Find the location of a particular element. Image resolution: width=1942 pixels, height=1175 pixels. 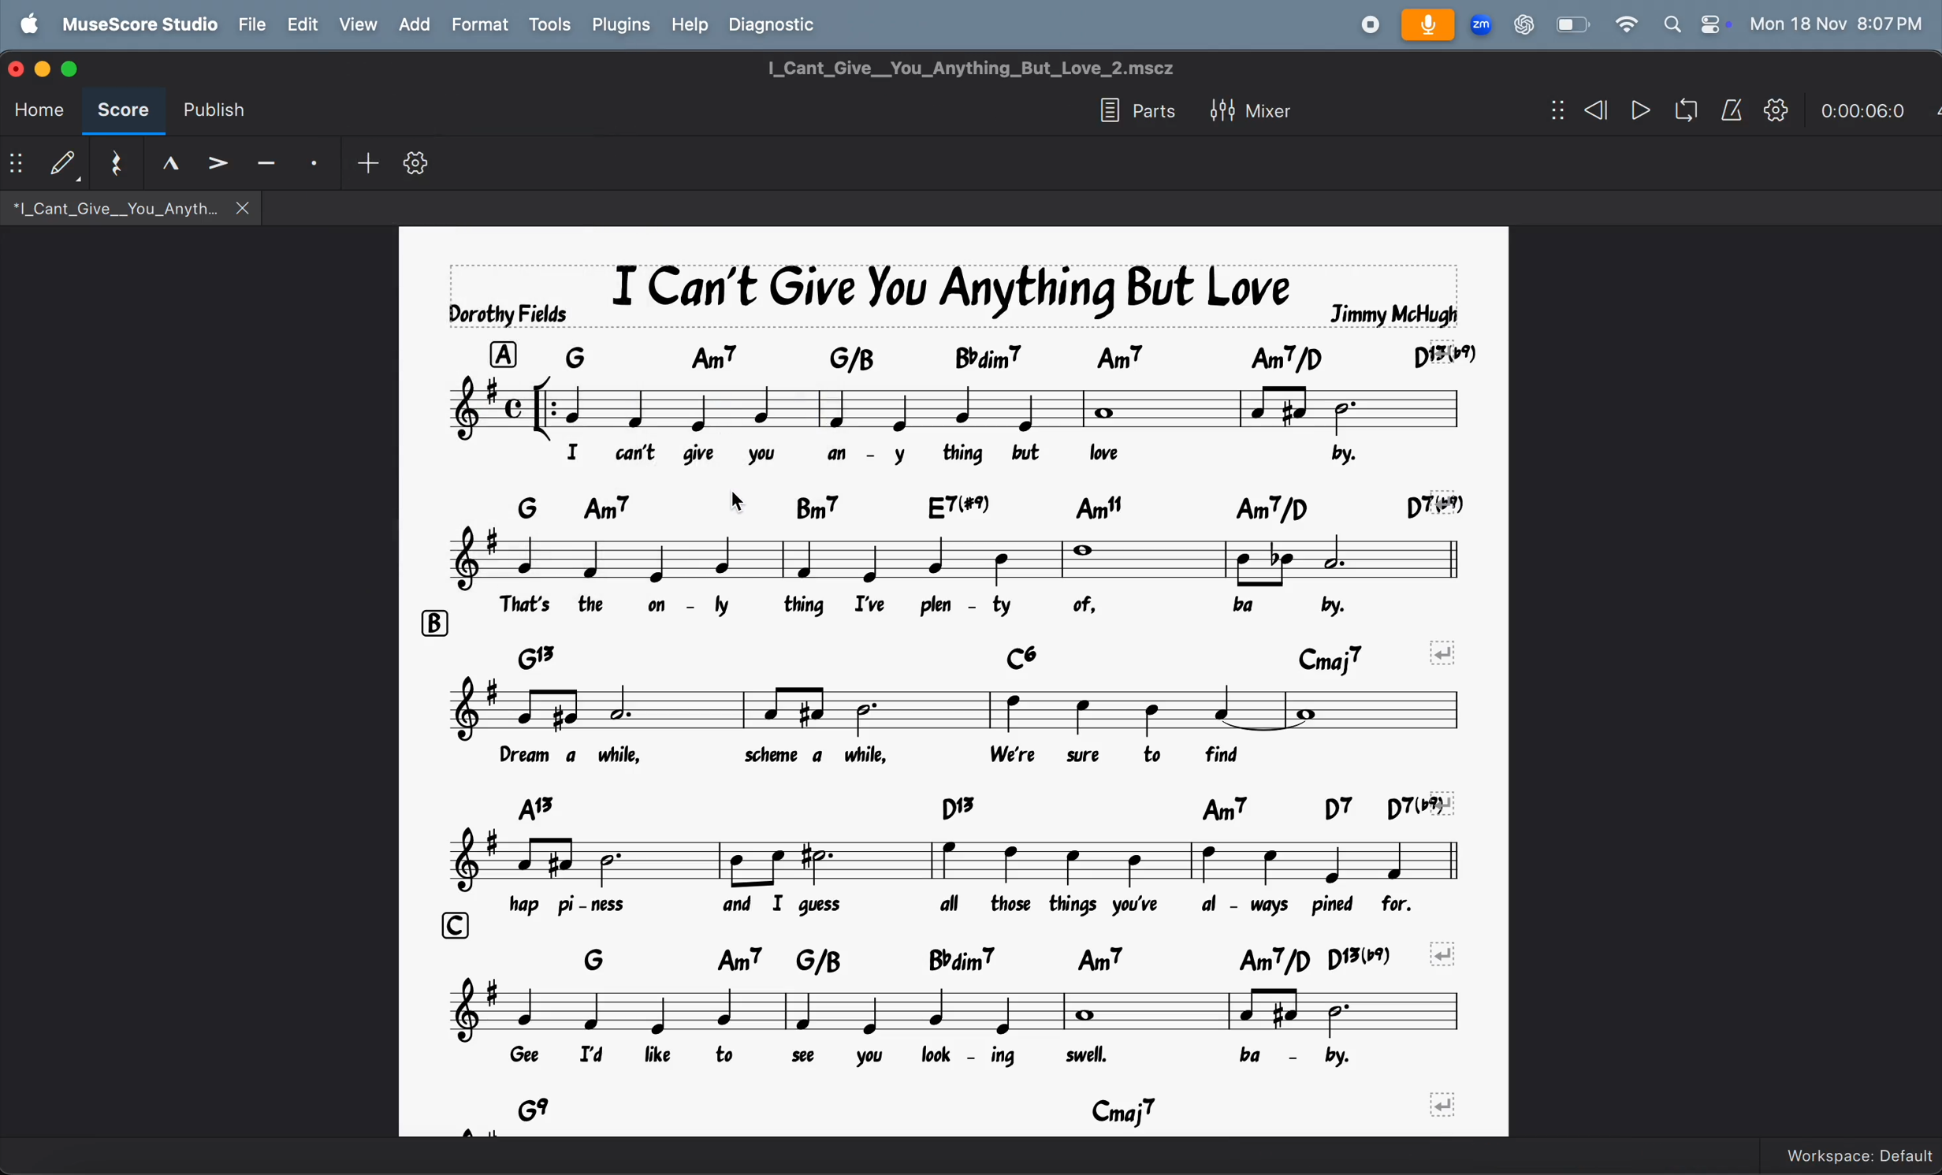

chatgpt is located at coordinates (1523, 25).